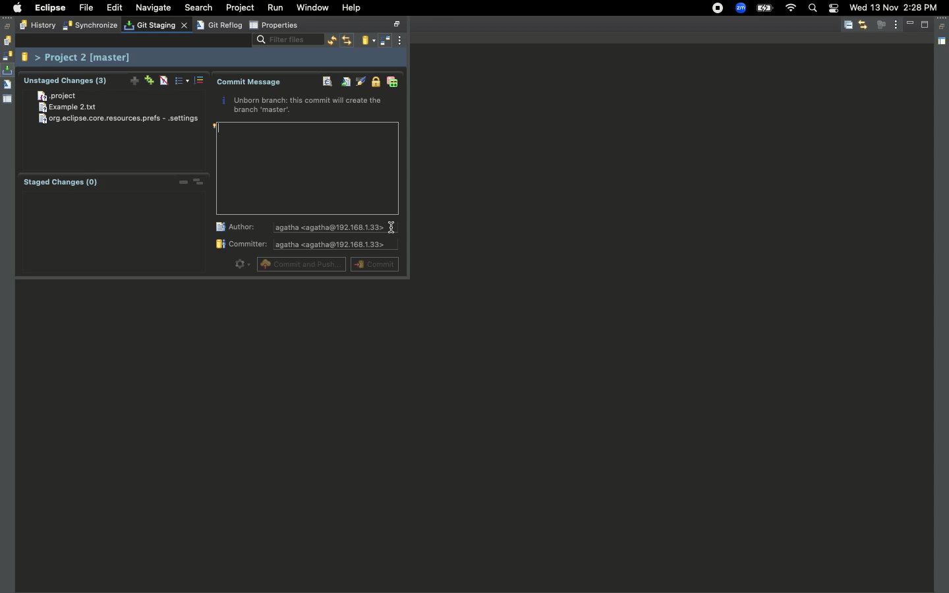 The height and width of the screenshot is (593, 949). I want to click on Minimize, so click(912, 24).